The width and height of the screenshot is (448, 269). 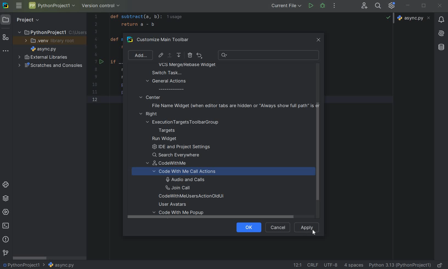 I want to click on file name widget, so click(x=234, y=105).